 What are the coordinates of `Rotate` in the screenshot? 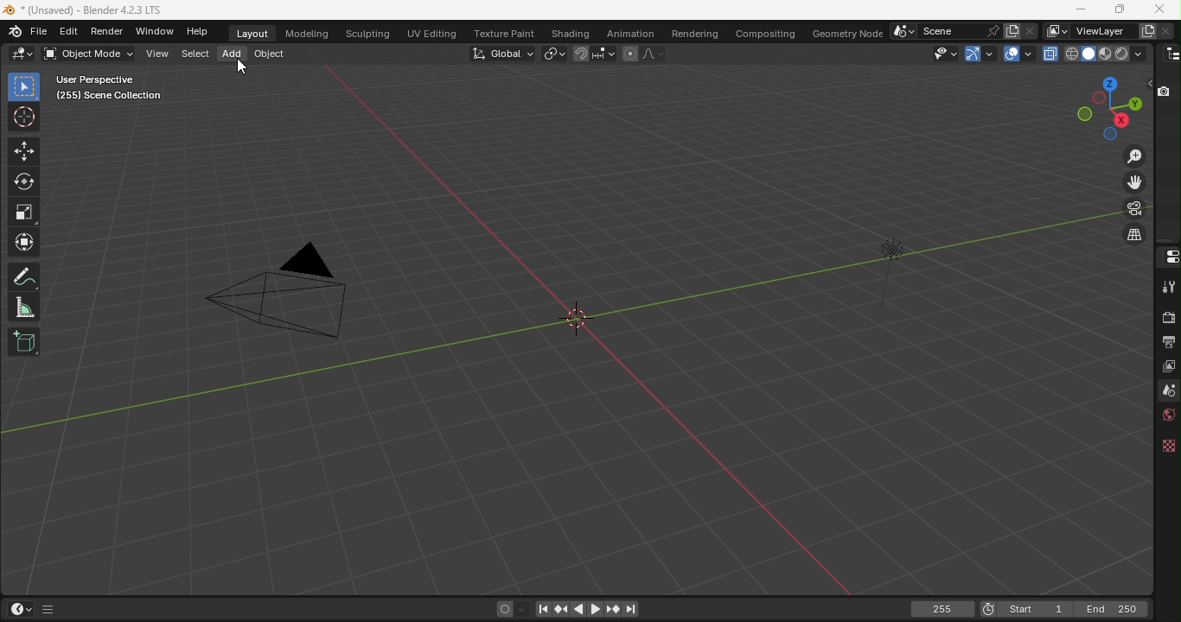 It's located at (22, 182).